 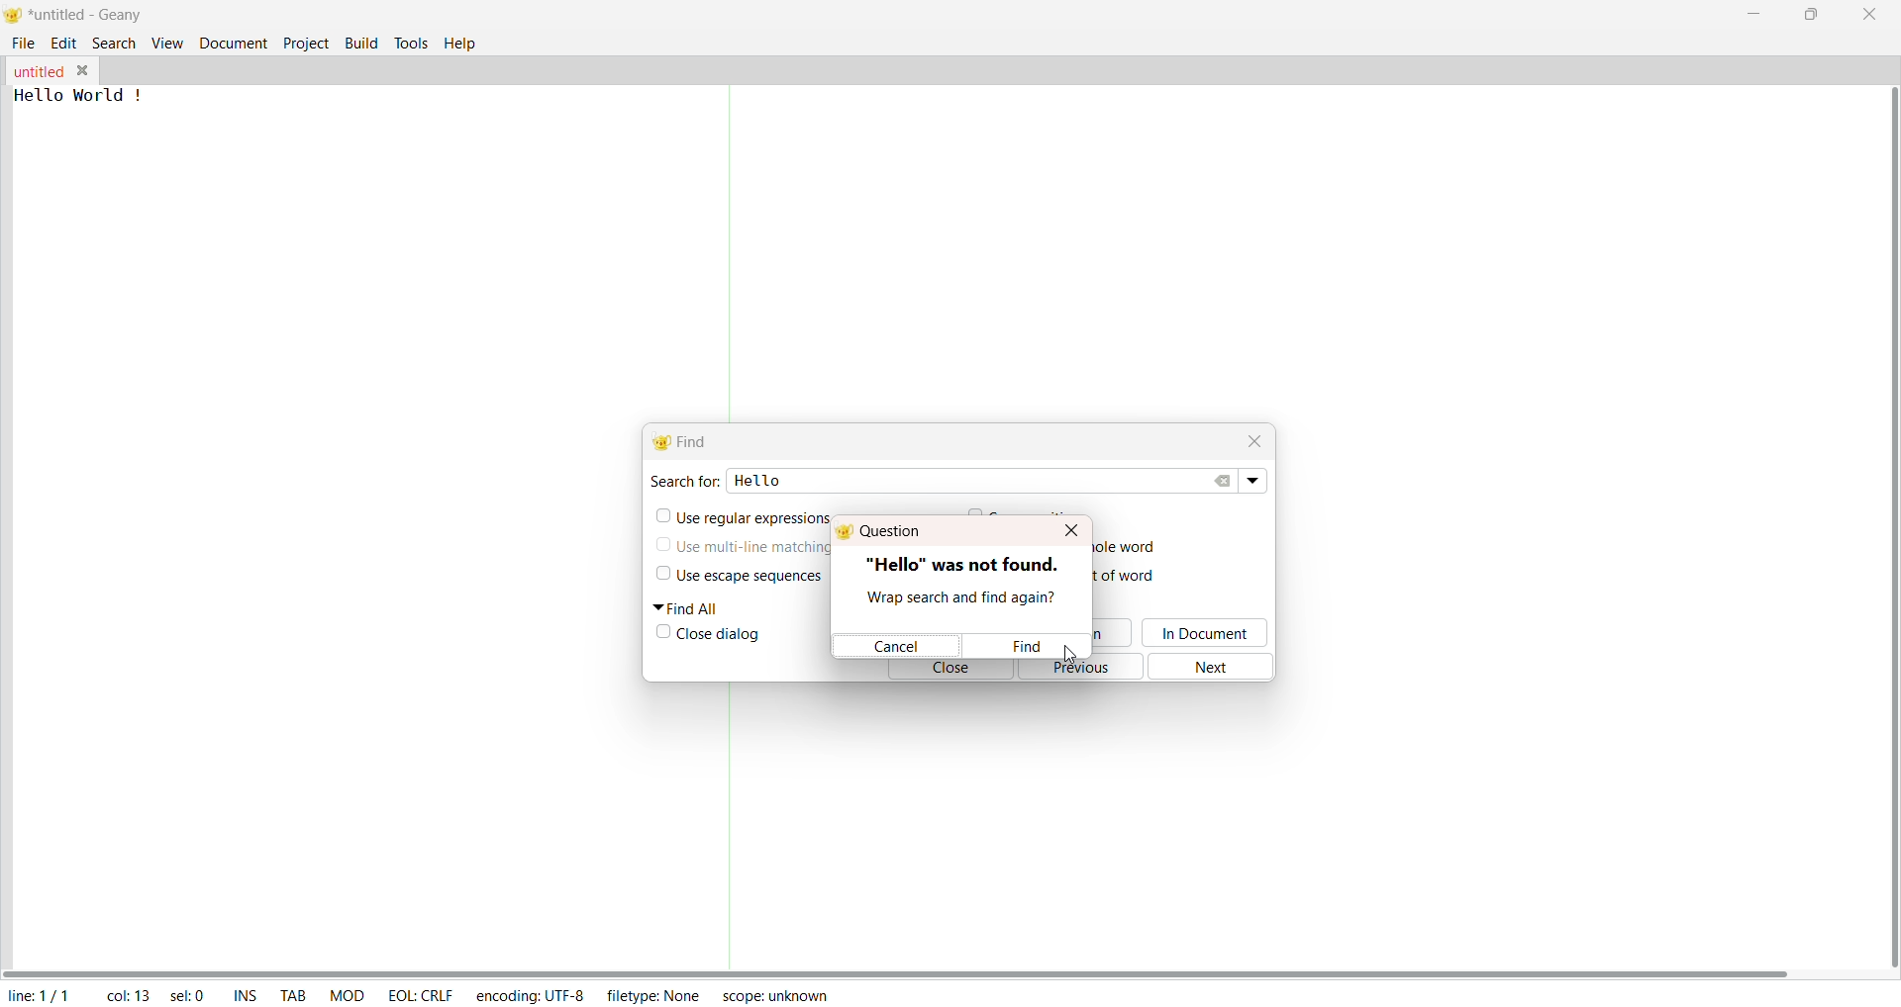 What do you see at coordinates (1866, 15) in the screenshot?
I see `Close` at bounding box center [1866, 15].